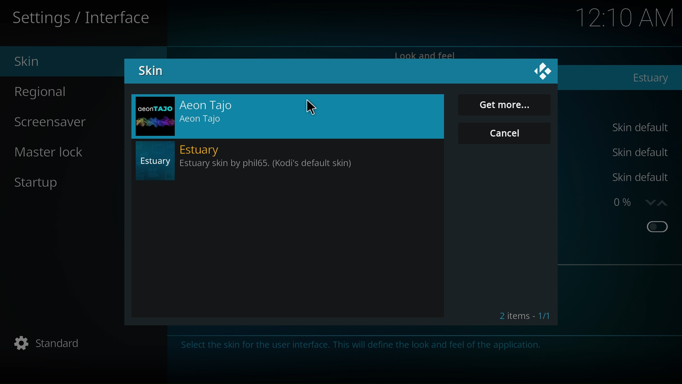  What do you see at coordinates (288, 115) in the screenshot?
I see `aeon tajo` at bounding box center [288, 115].